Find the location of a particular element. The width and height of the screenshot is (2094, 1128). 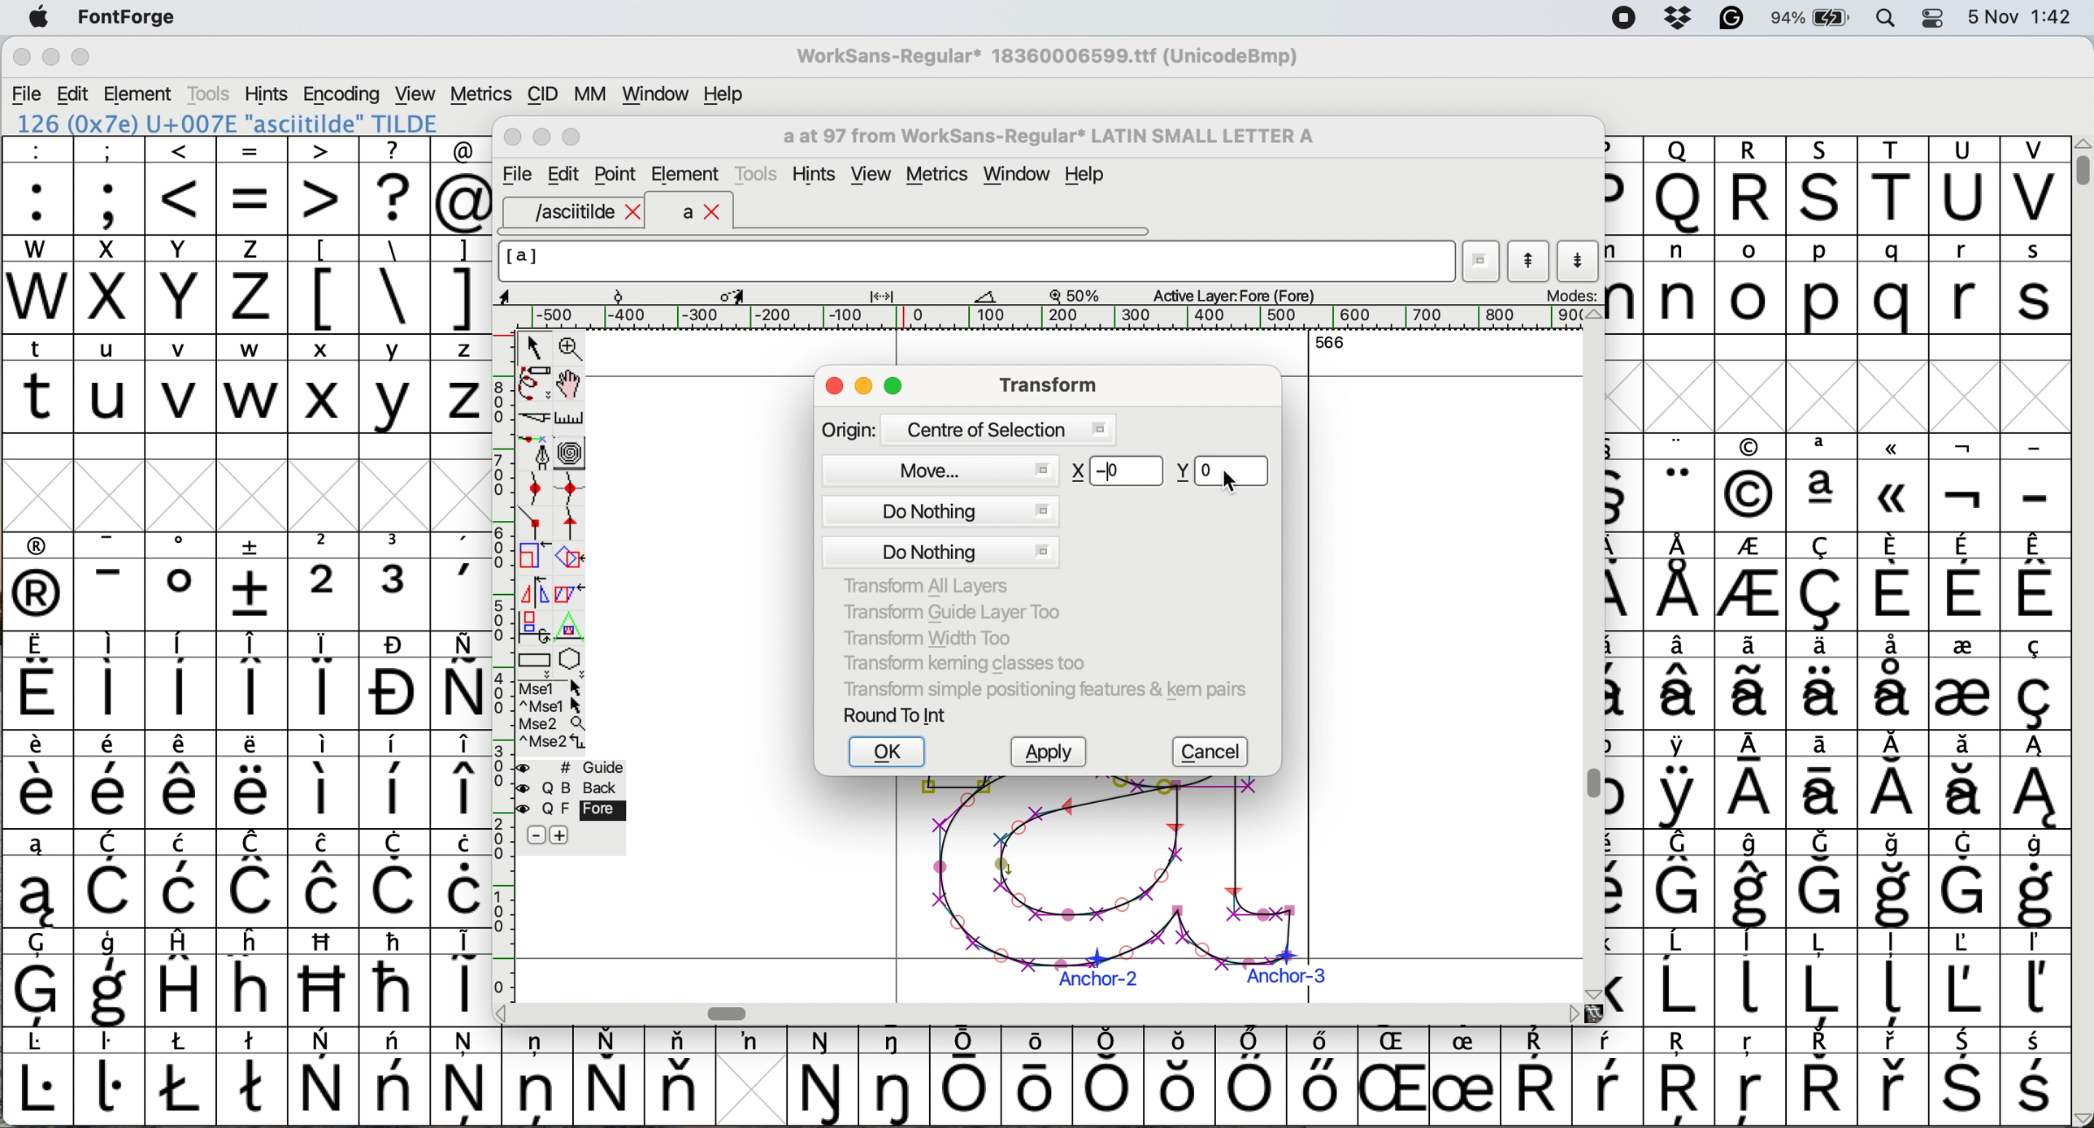

symbol is located at coordinates (2033, 978).